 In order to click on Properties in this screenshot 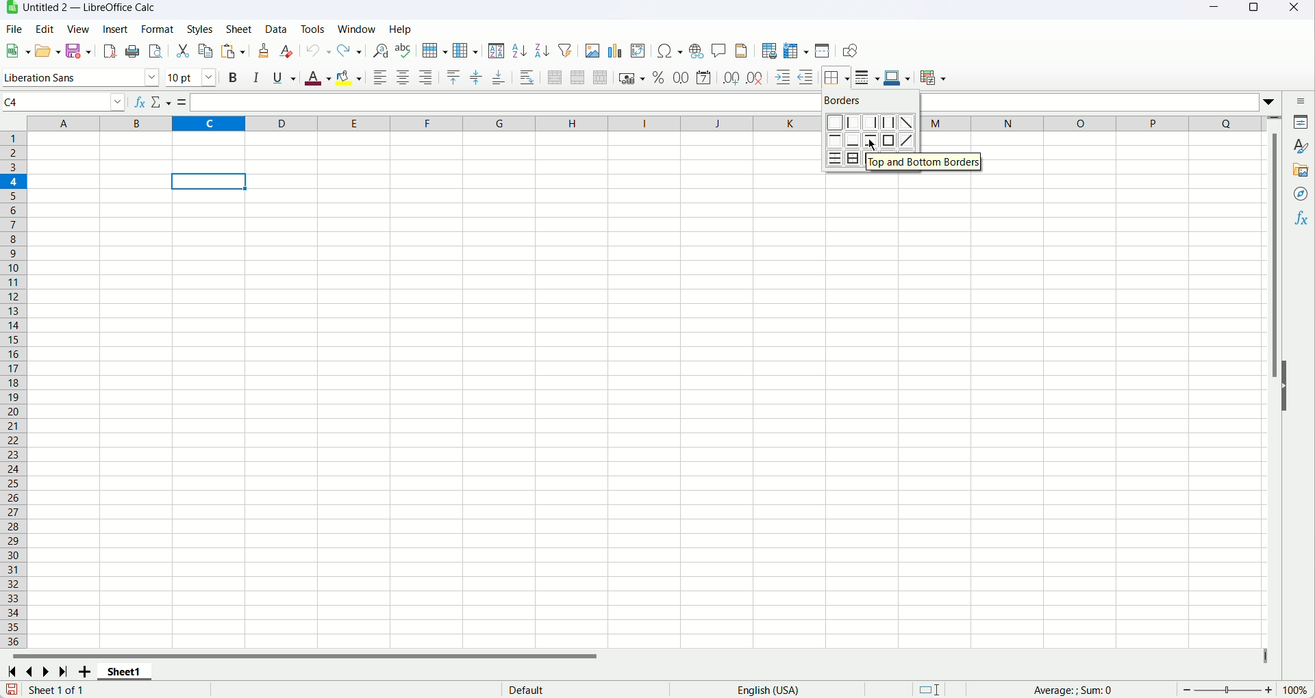, I will do `click(1300, 122)`.